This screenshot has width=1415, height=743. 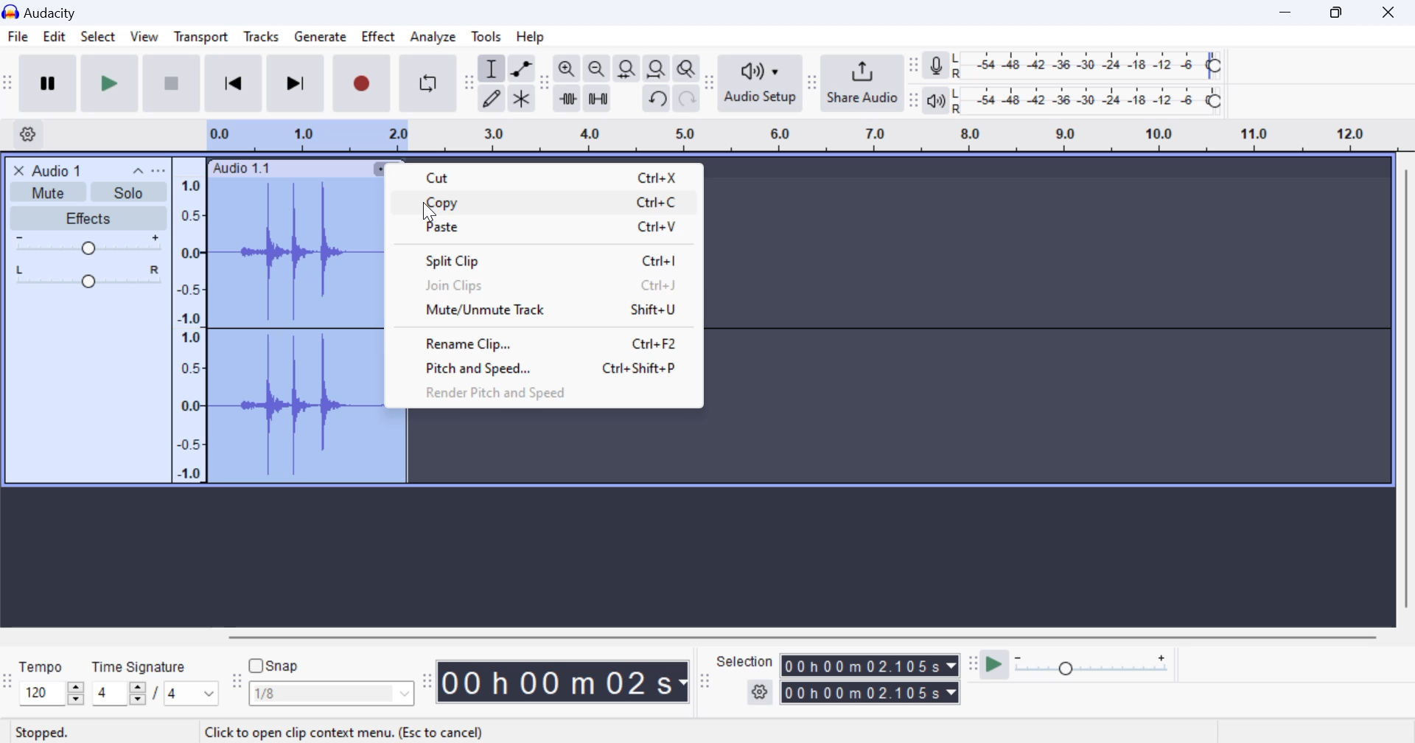 What do you see at coordinates (759, 83) in the screenshot?
I see `Audio Setup` at bounding box center [759, 83].